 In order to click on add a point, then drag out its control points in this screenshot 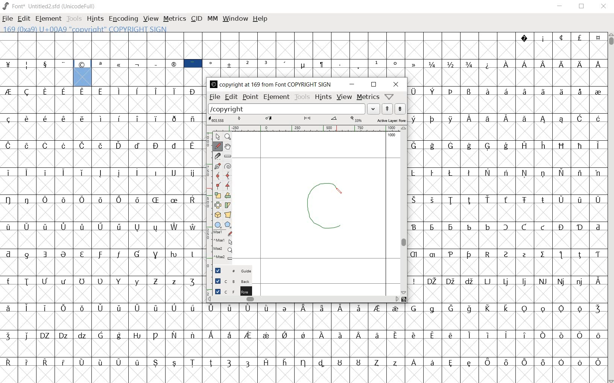, I will do `click(217, 166)`.